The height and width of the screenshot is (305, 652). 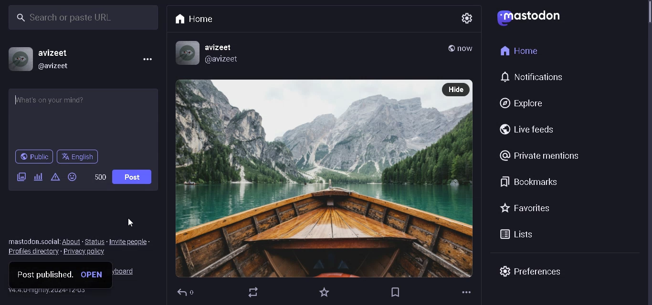 What do you see at coordinates (147, 61) in the screenshot?
I see `menu` at bounding box center [147, 61].